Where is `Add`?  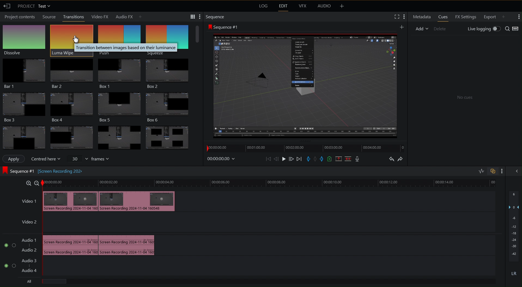
Add is located at coordinates (422, 29).